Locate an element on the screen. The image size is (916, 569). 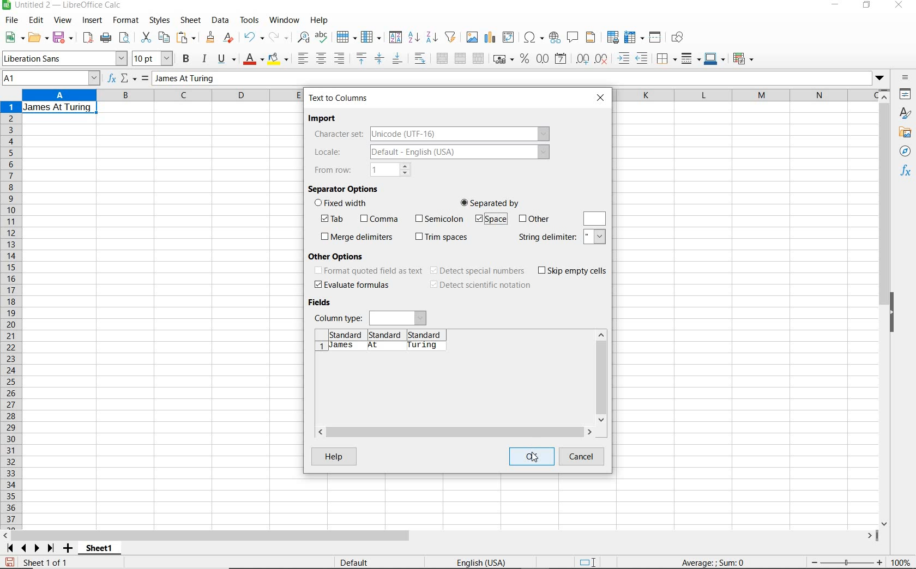
help is located at coordinates (320, 20).